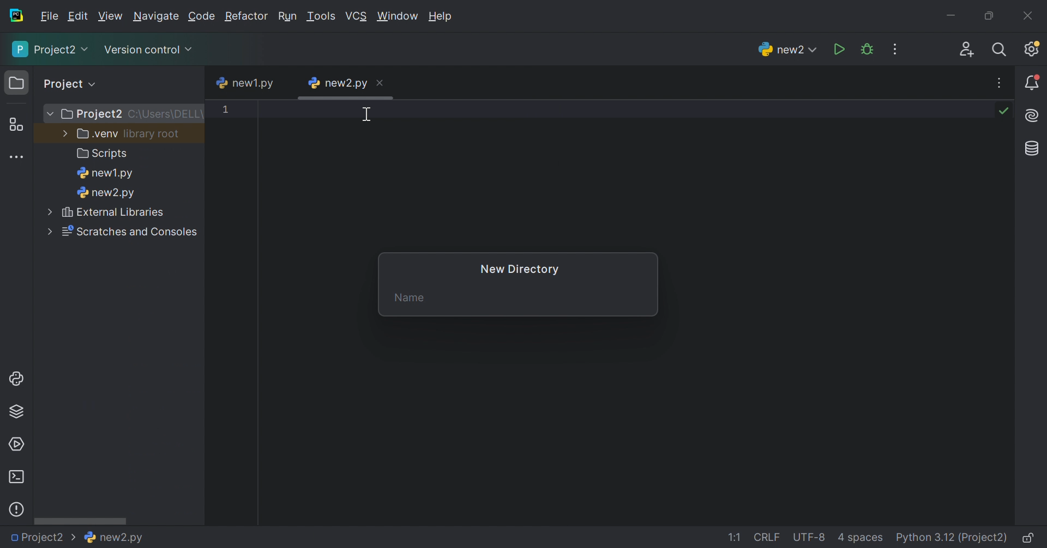 The height and width of the screenshot is (548, 1047). Describe the element at coordinates (951, 538) in the screenshot. I see `Python 3.12 (Project2)` at that location.